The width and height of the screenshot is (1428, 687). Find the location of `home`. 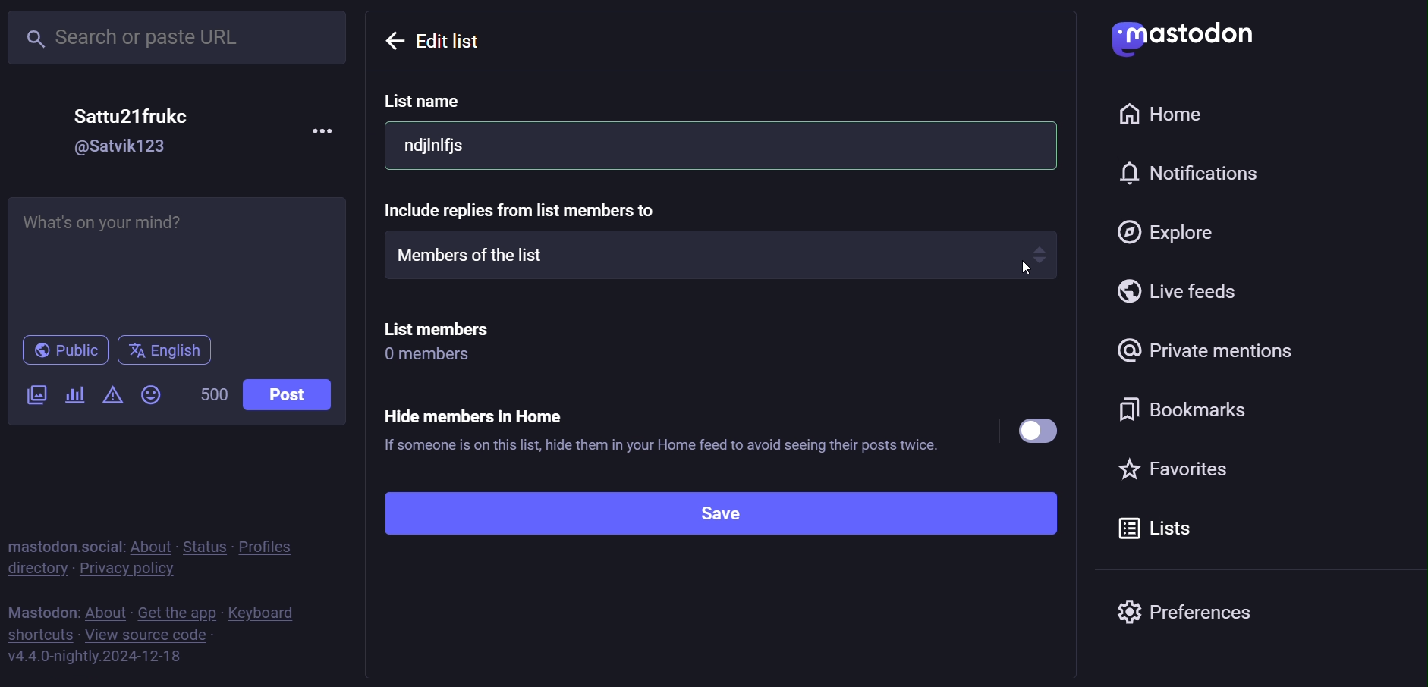

home is located at coordinates (1171, 116).